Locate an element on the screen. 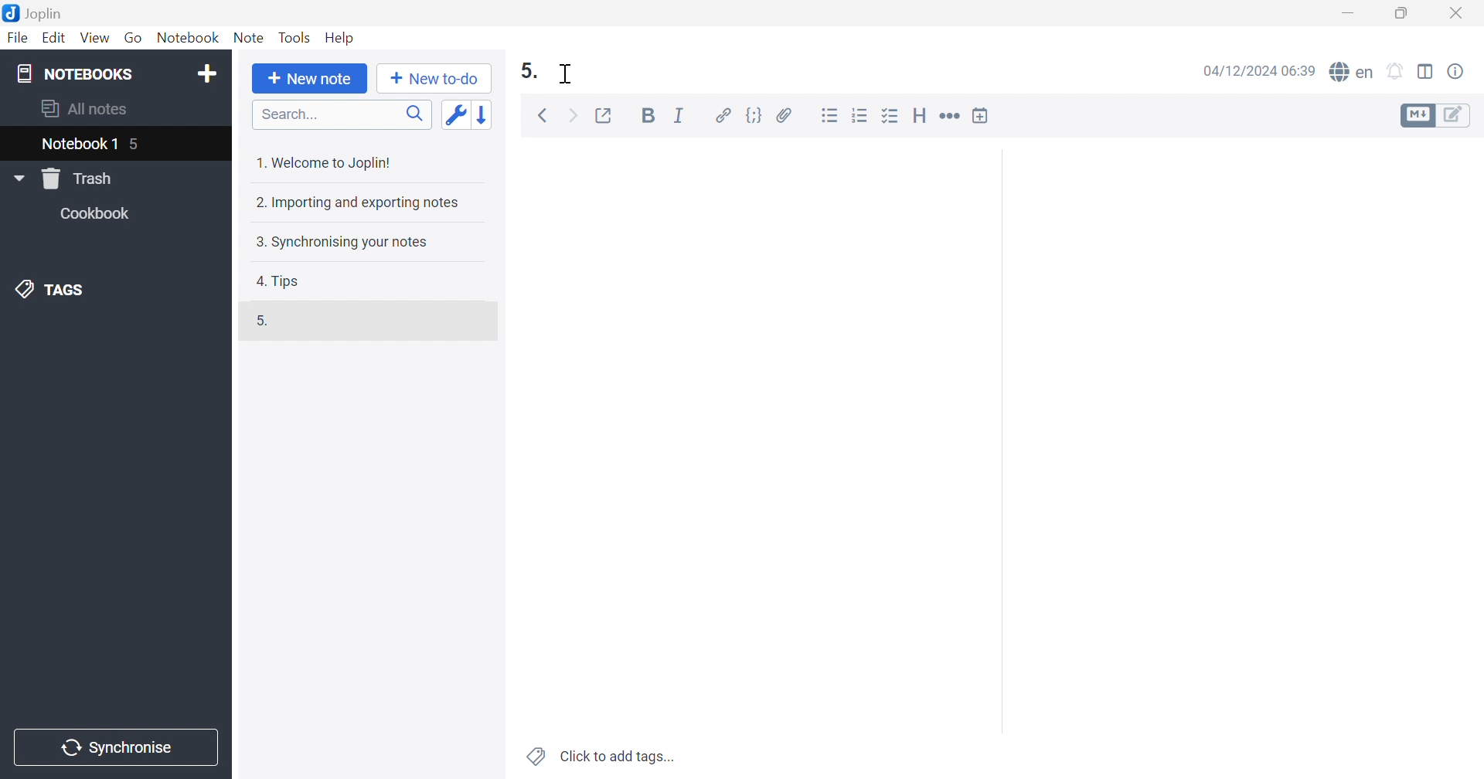 The image size is (1484, 779). Drop Down is located at coordinates (18, 178).